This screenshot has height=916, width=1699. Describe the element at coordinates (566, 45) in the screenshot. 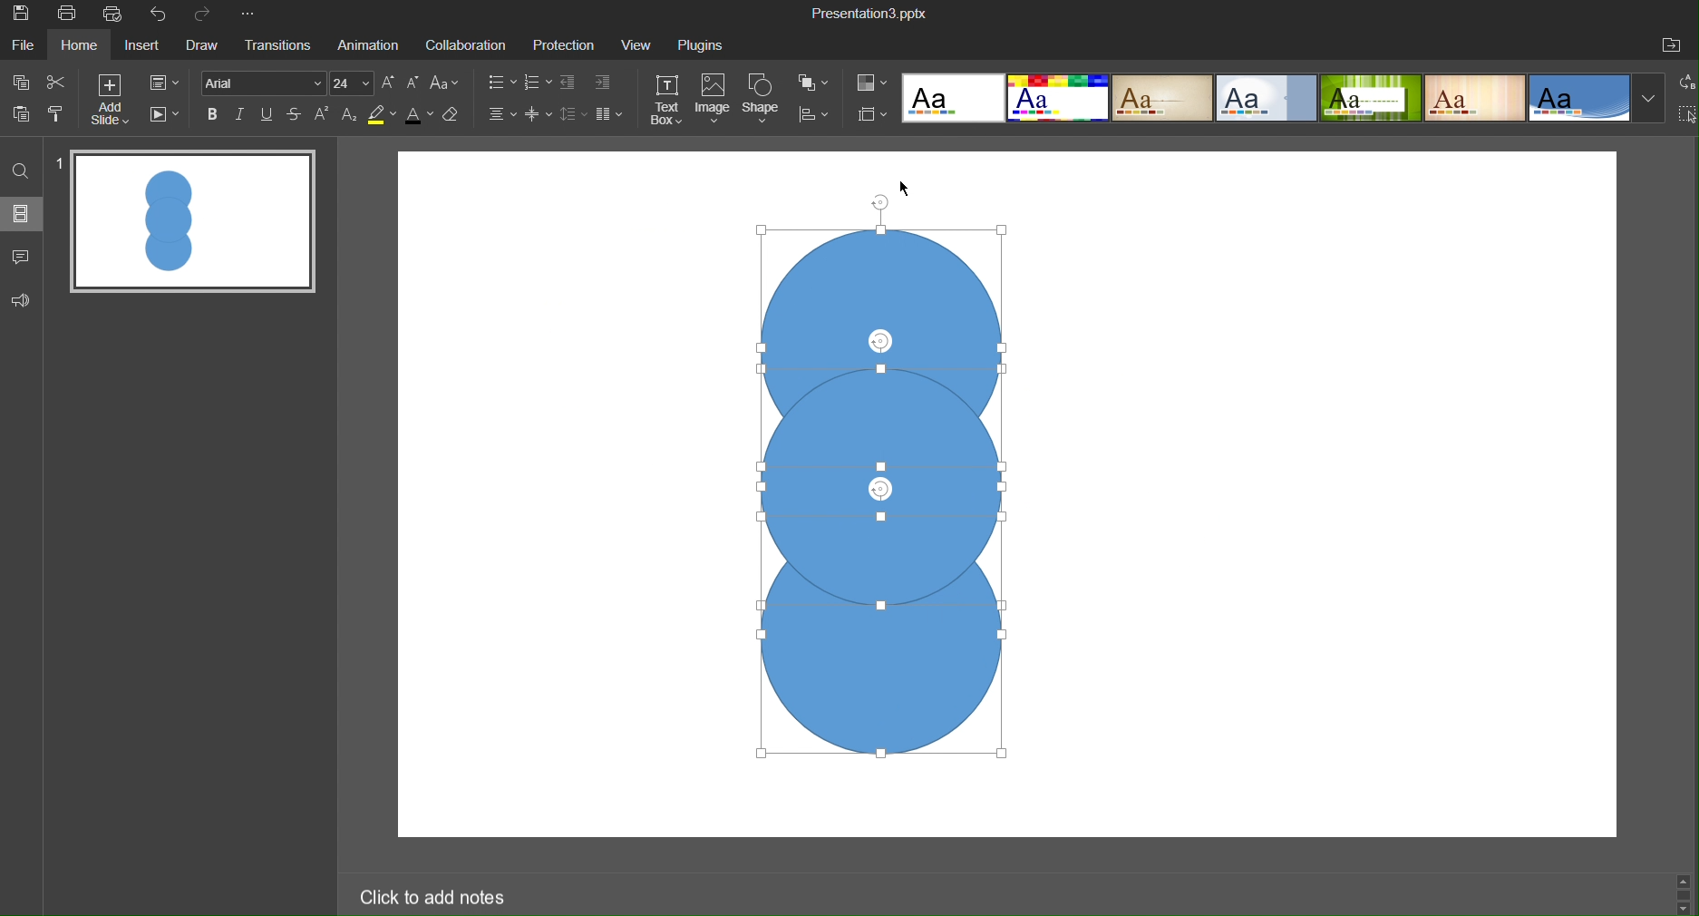

I see `Protection` at that location.